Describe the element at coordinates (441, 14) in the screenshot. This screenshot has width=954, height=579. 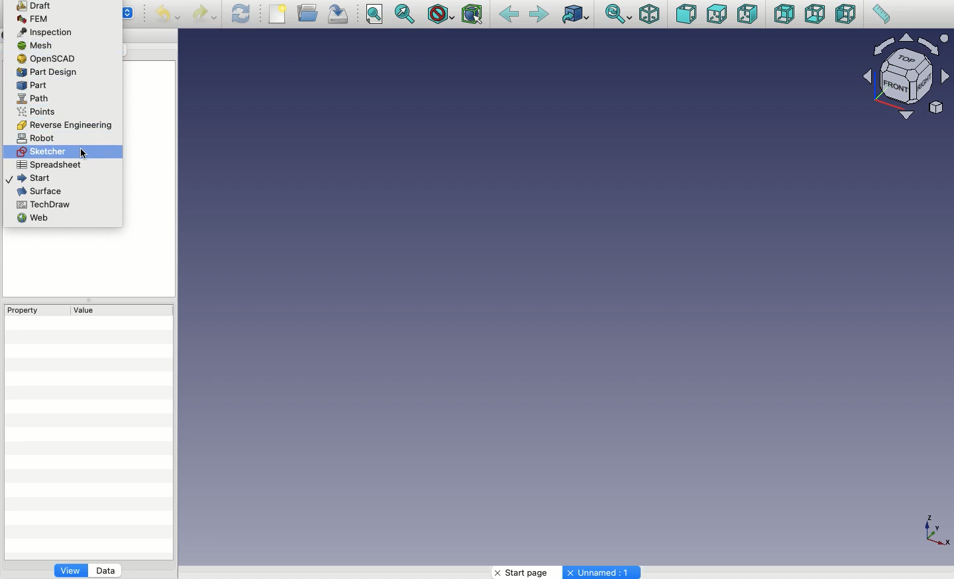
I see `Draw style` at that location.